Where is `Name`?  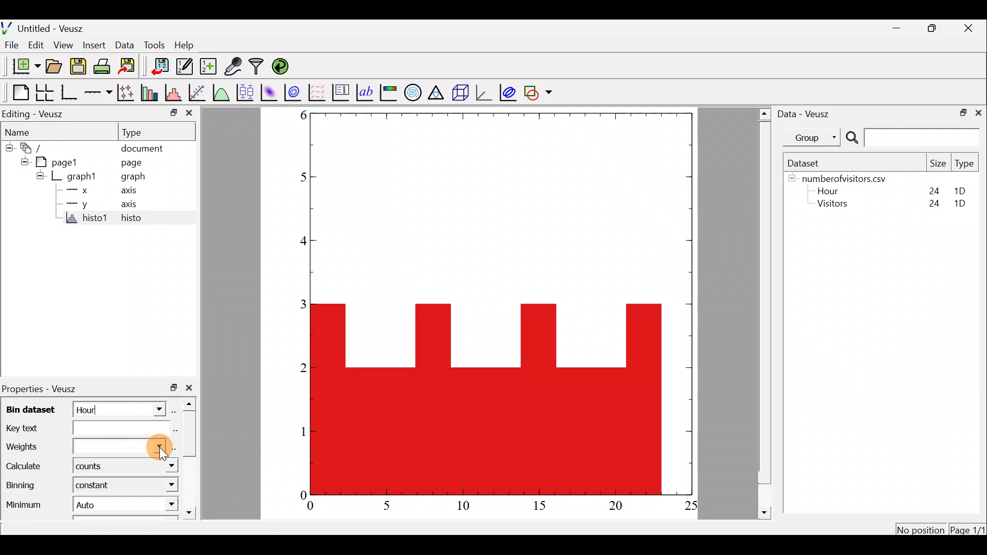 Name is located at coordinates (21, 130).